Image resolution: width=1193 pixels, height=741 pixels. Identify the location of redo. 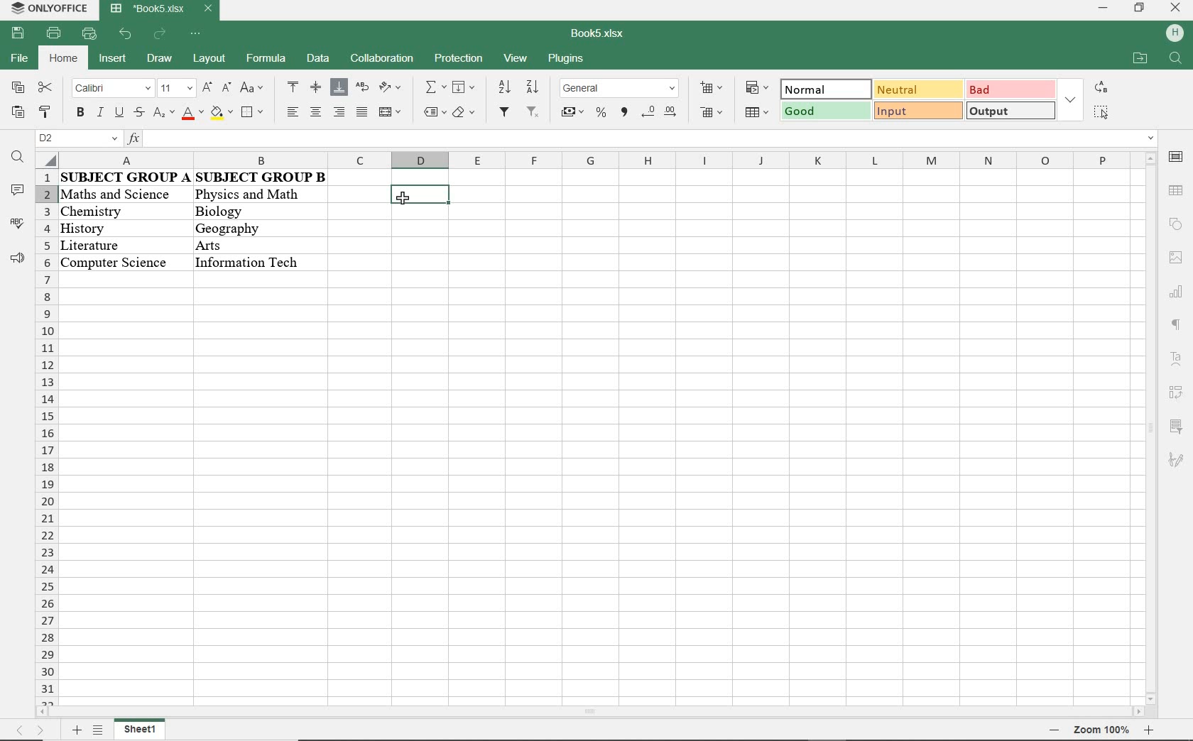
(160, 35).